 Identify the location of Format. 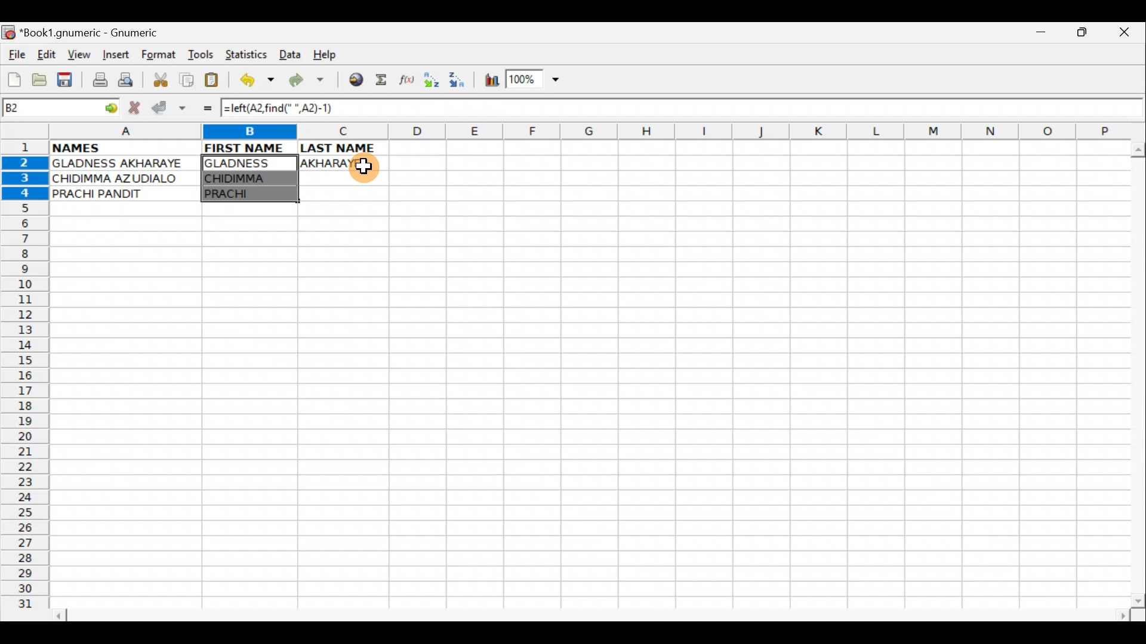
(161, 56).